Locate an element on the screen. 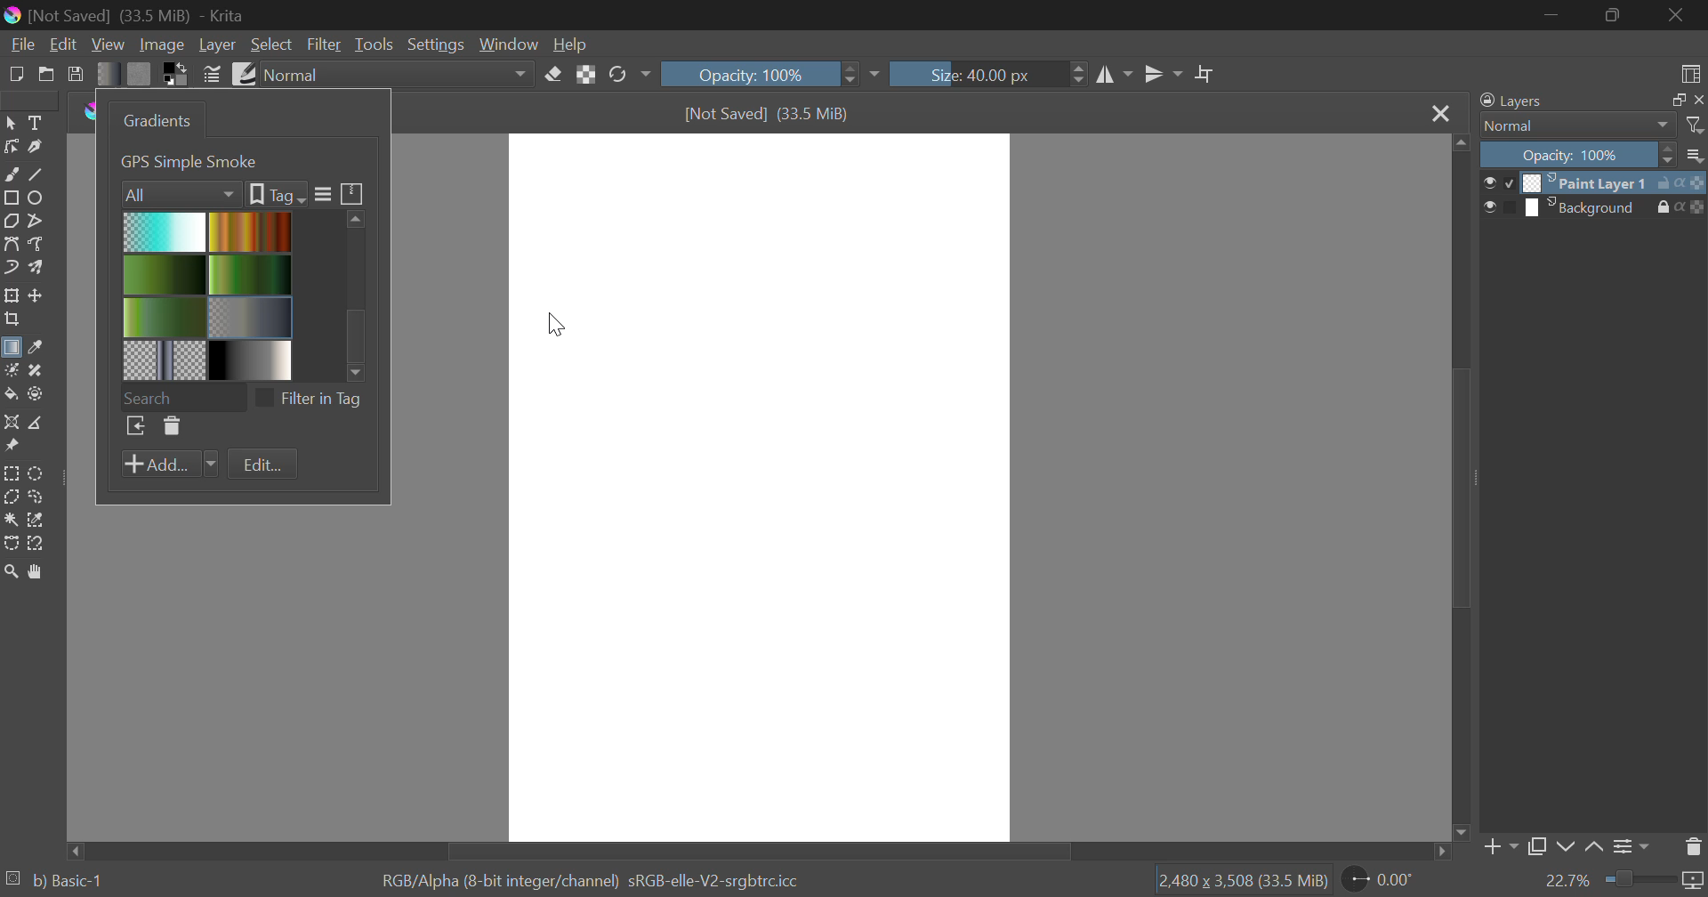 The image size is (1708, 897). close is located at coordinates (1697, 100).